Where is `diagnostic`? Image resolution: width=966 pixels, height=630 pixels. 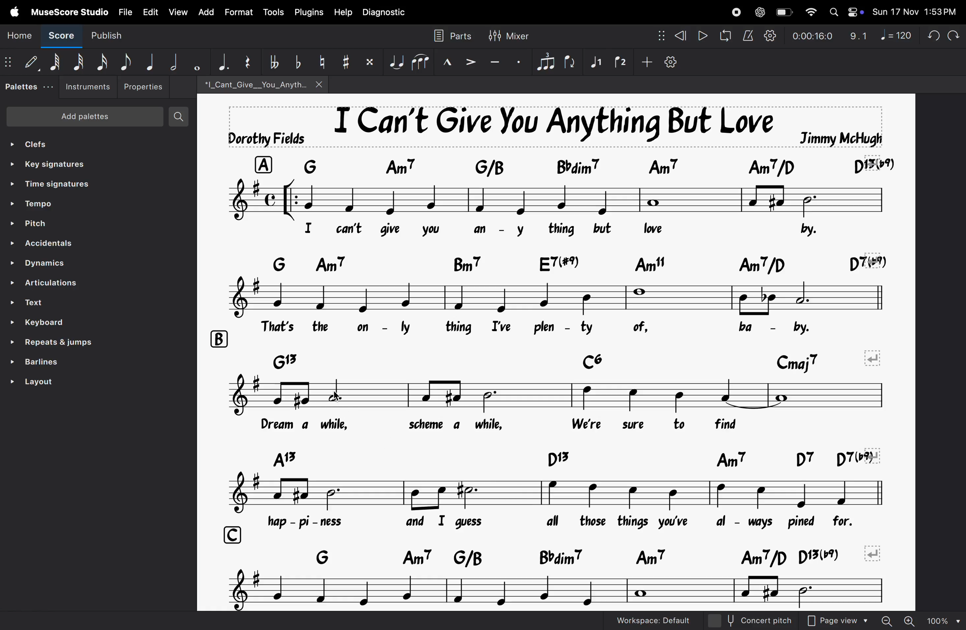
diagnostic is located at coordinates (387, 13).